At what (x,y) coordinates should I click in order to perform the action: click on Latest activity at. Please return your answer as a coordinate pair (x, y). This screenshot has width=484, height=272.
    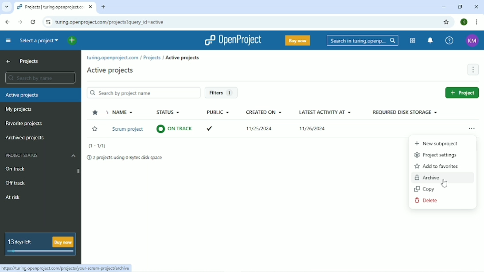
    Looking at the image, I should click on (325, 112).